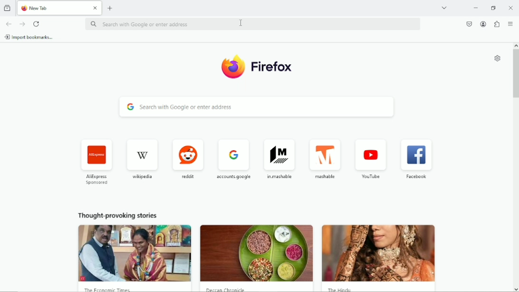 Image resolution: width=519 pixels, height=292 pixels. Describe the element at coordinates (280, 157) in the screenshot. I see `in.mashable` at that location.